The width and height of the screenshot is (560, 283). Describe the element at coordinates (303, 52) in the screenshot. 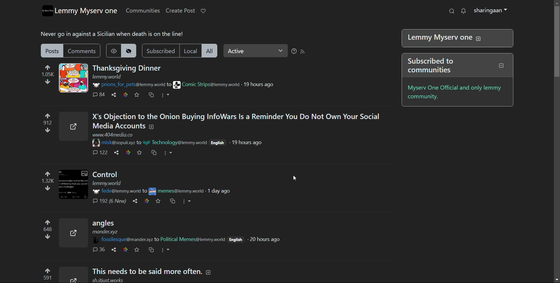

I see `rss` at that location.